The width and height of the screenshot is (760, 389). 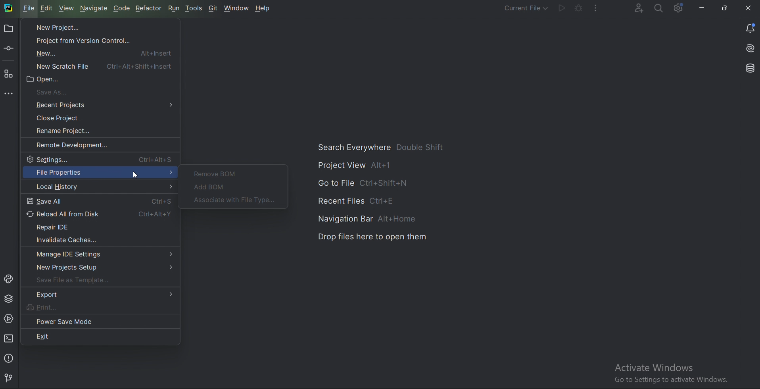 I want to click on Git, so click(x=12, y=377).